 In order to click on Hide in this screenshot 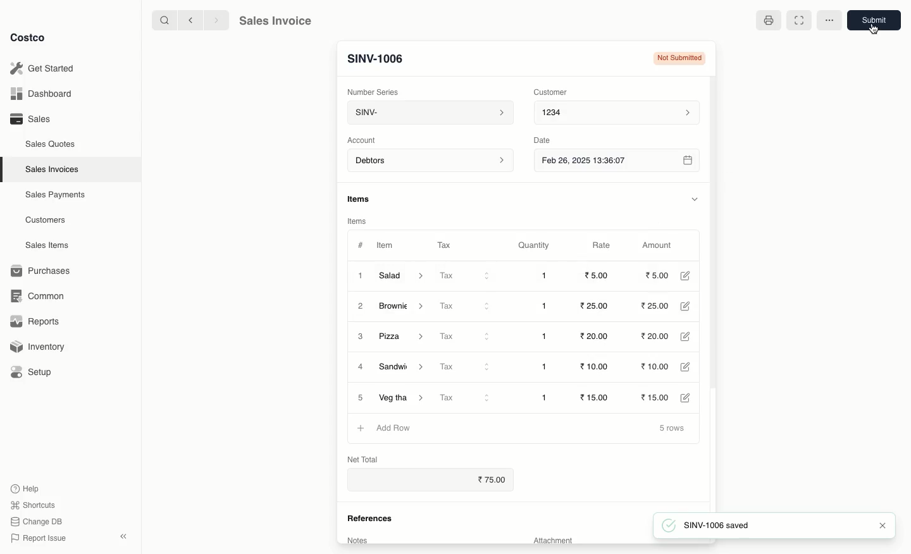, I will do `click(694, 199)`.